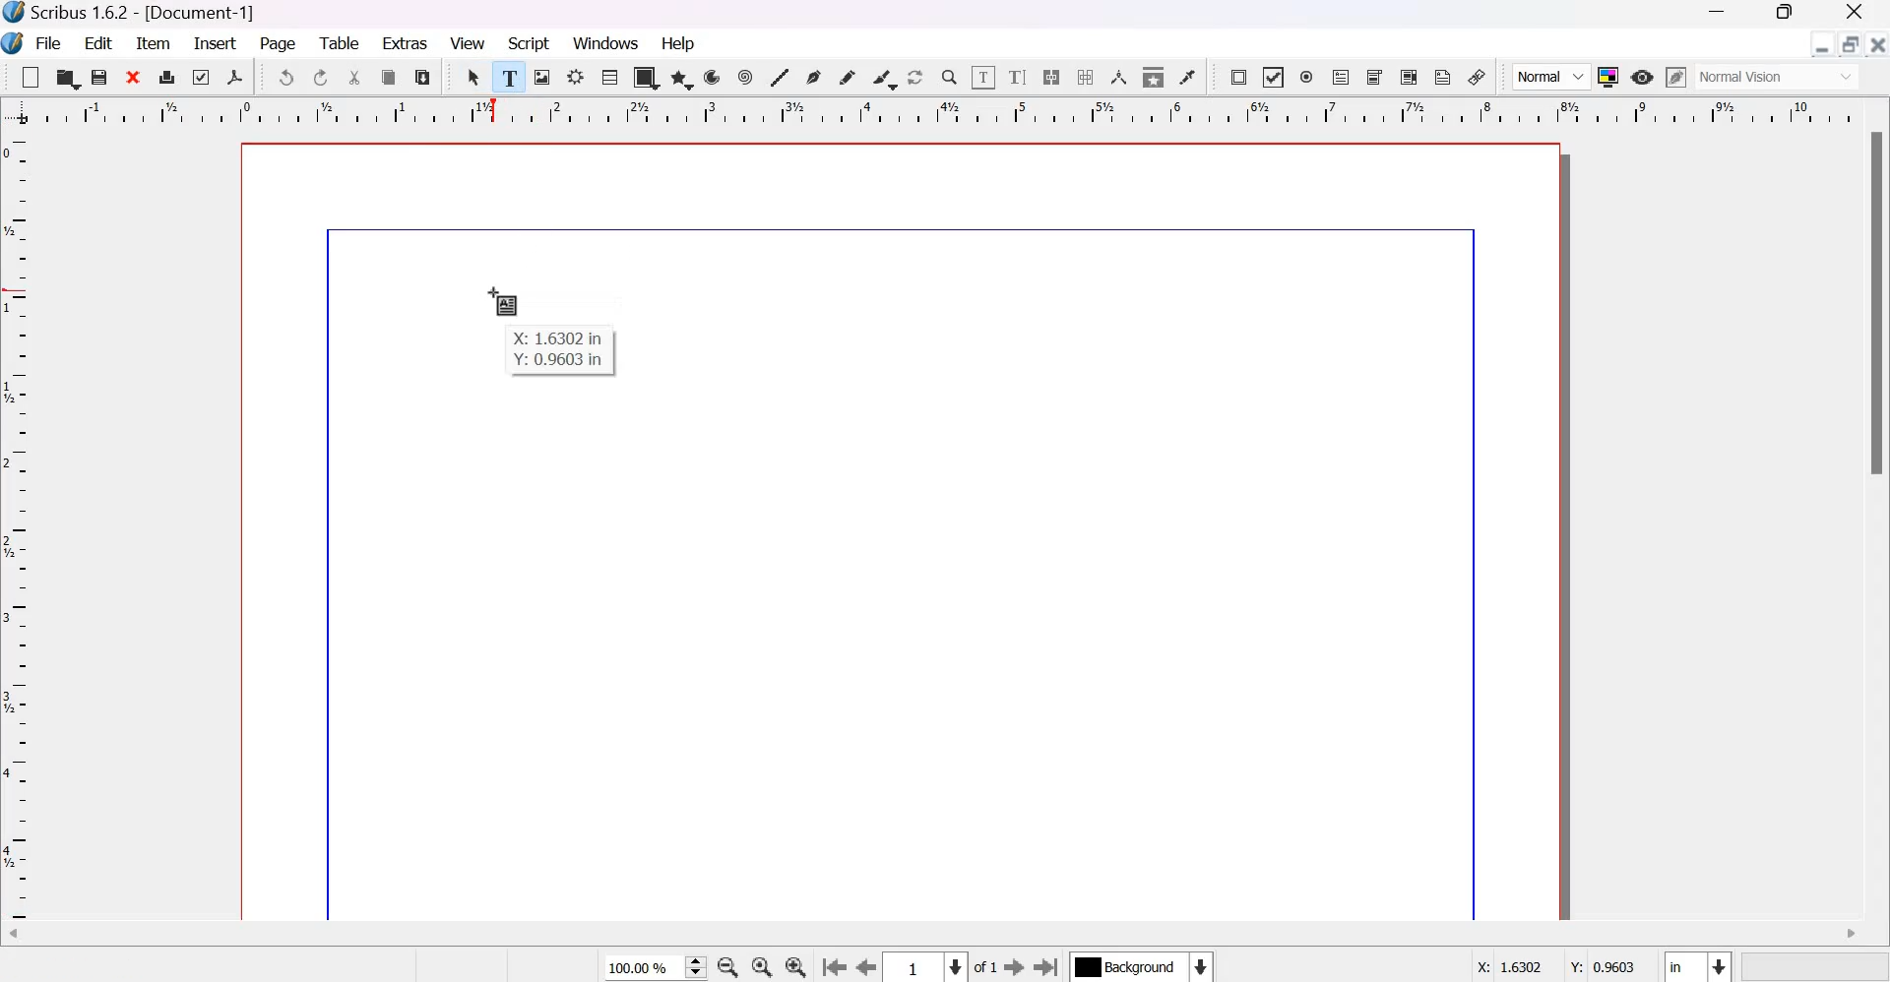  Describe the element at coordinates (942, 115) in the screenshot. I see `Horizontal scale` at that location.